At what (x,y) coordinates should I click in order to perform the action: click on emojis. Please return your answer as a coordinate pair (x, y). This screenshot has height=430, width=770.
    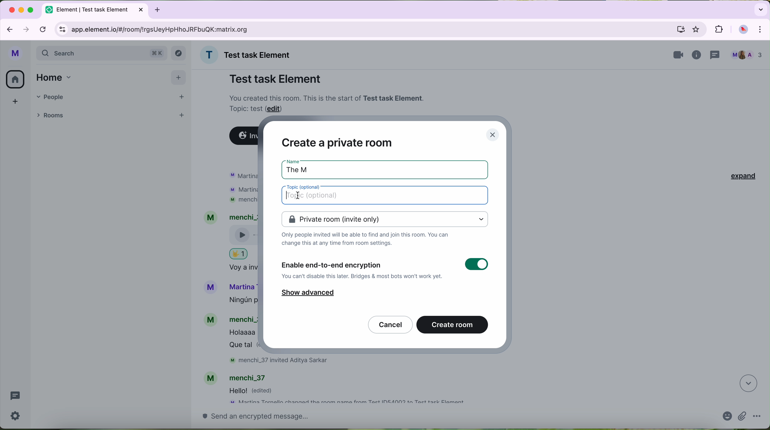
    Looking at the image, I should click on (726, 418).